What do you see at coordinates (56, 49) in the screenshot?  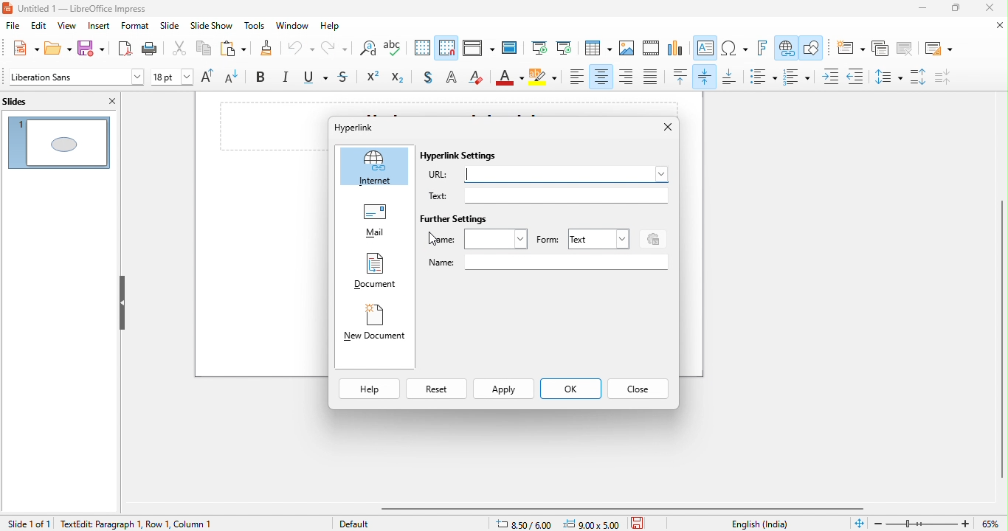 I see `open` at bounding box center [56, 49].